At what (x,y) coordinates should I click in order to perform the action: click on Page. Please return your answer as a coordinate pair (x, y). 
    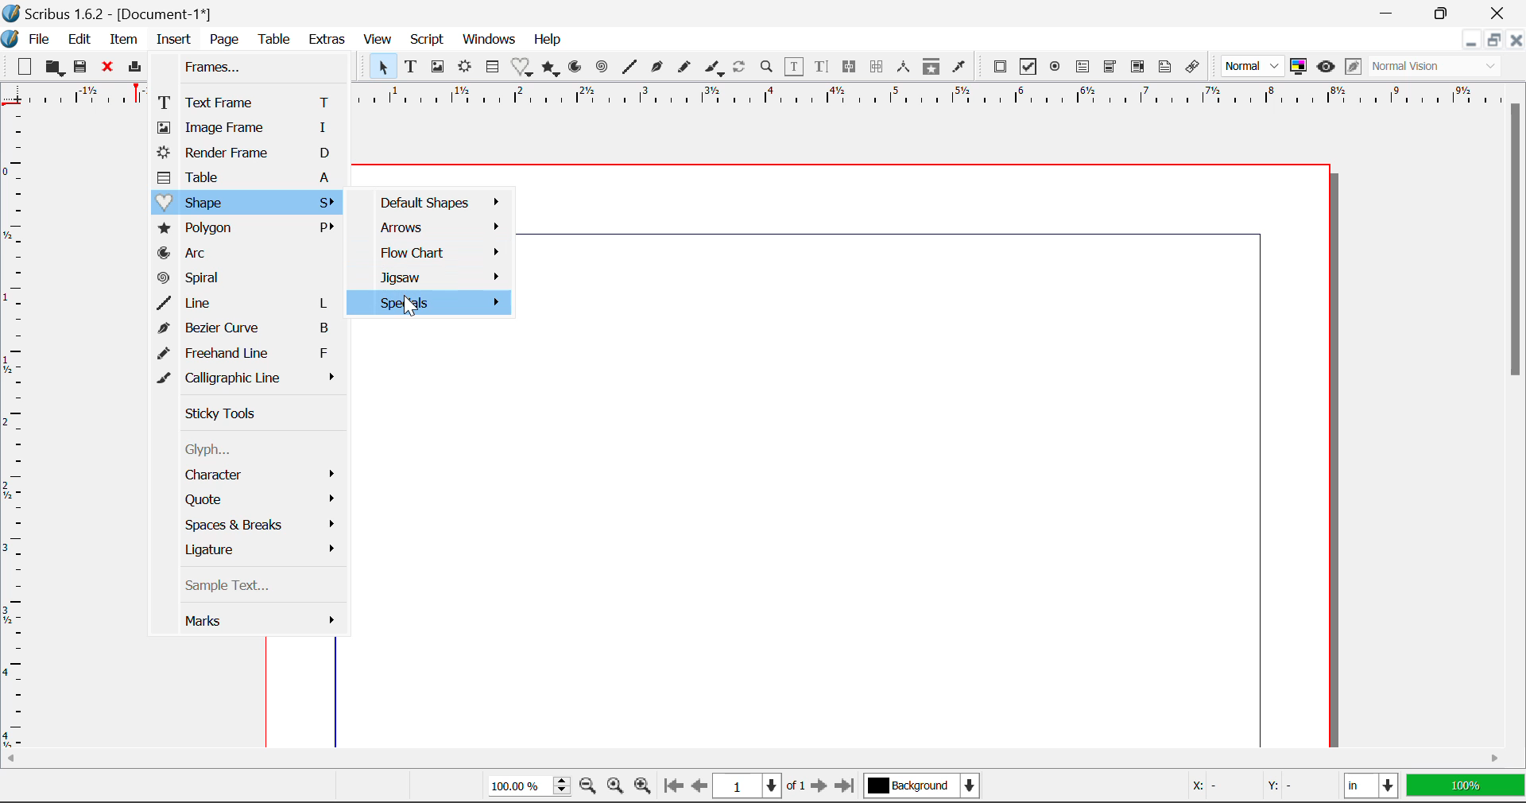
    Looking at the image, I should click on (226, 40).